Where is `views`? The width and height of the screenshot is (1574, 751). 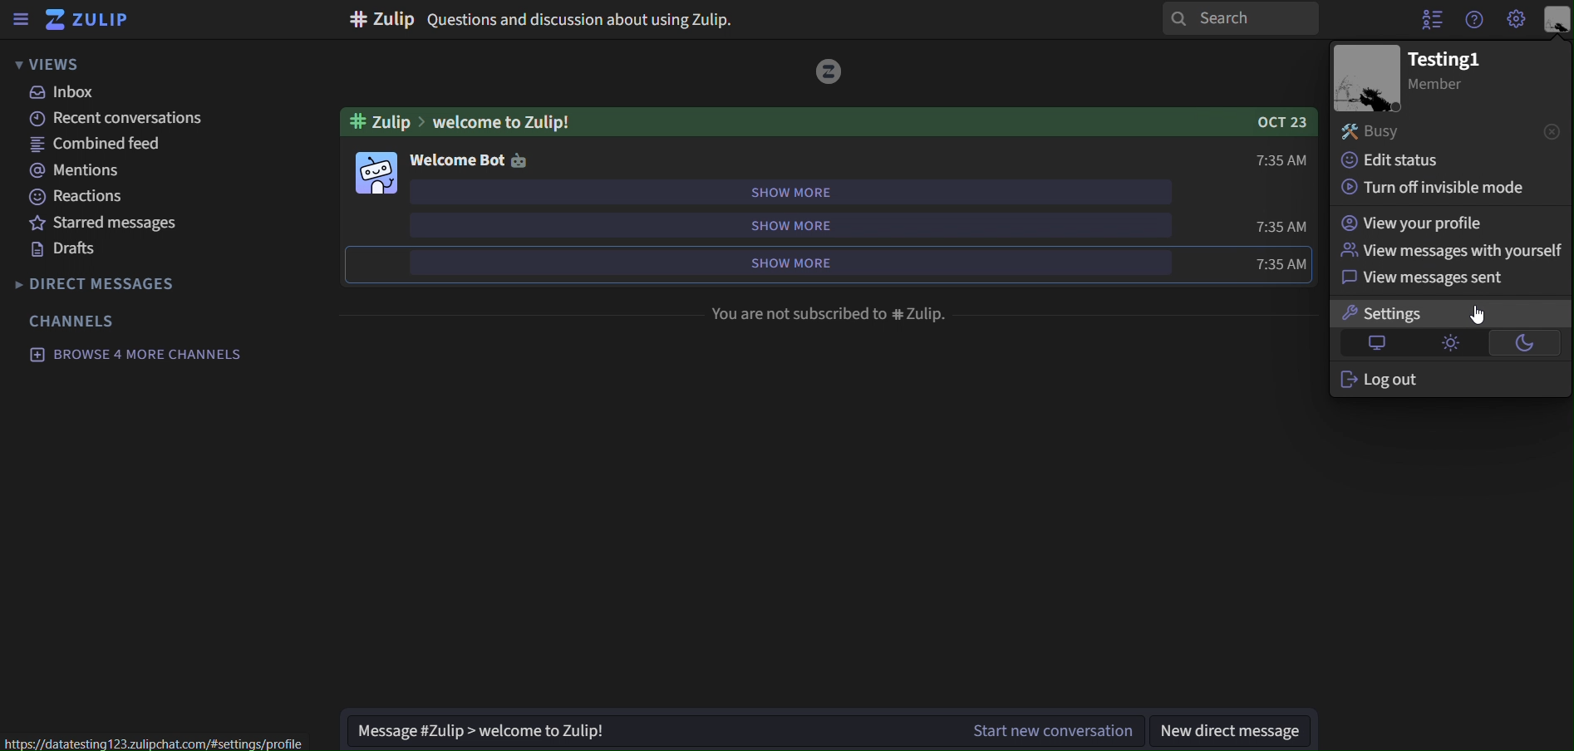
views is located at coordinates (62, 63).